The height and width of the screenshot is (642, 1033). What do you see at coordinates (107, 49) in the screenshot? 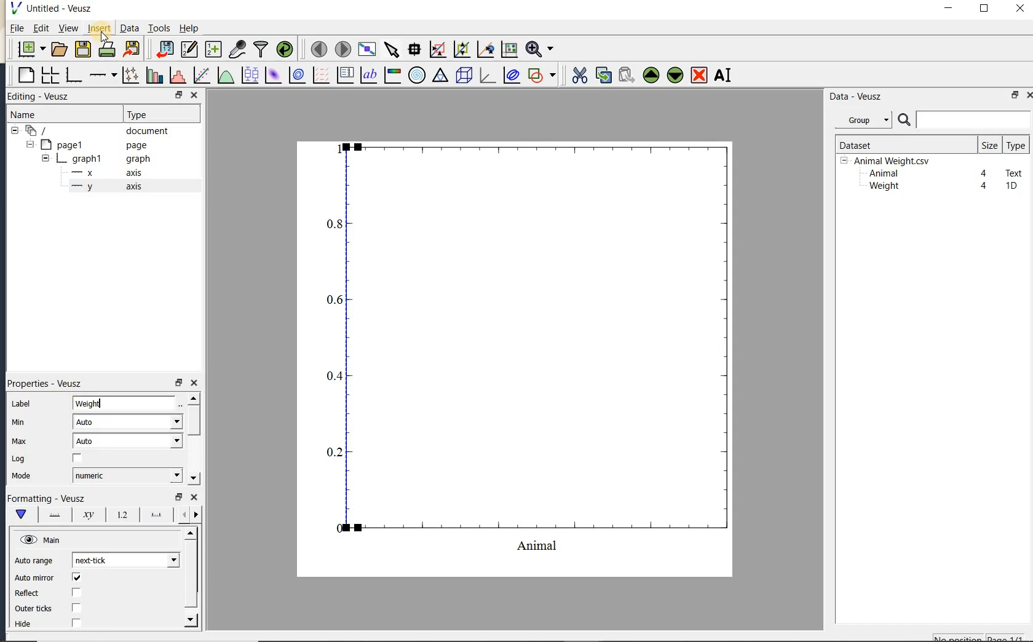
I see `print the document` at bounding box center [107, 49].